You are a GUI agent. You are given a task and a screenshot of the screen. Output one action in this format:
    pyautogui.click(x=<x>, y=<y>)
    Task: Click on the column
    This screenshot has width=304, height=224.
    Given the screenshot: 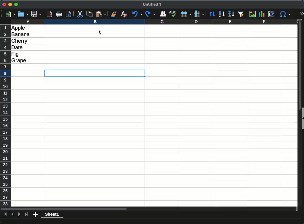 What is the action you would take?
    pyautogui.click(x=154, y=22)
    